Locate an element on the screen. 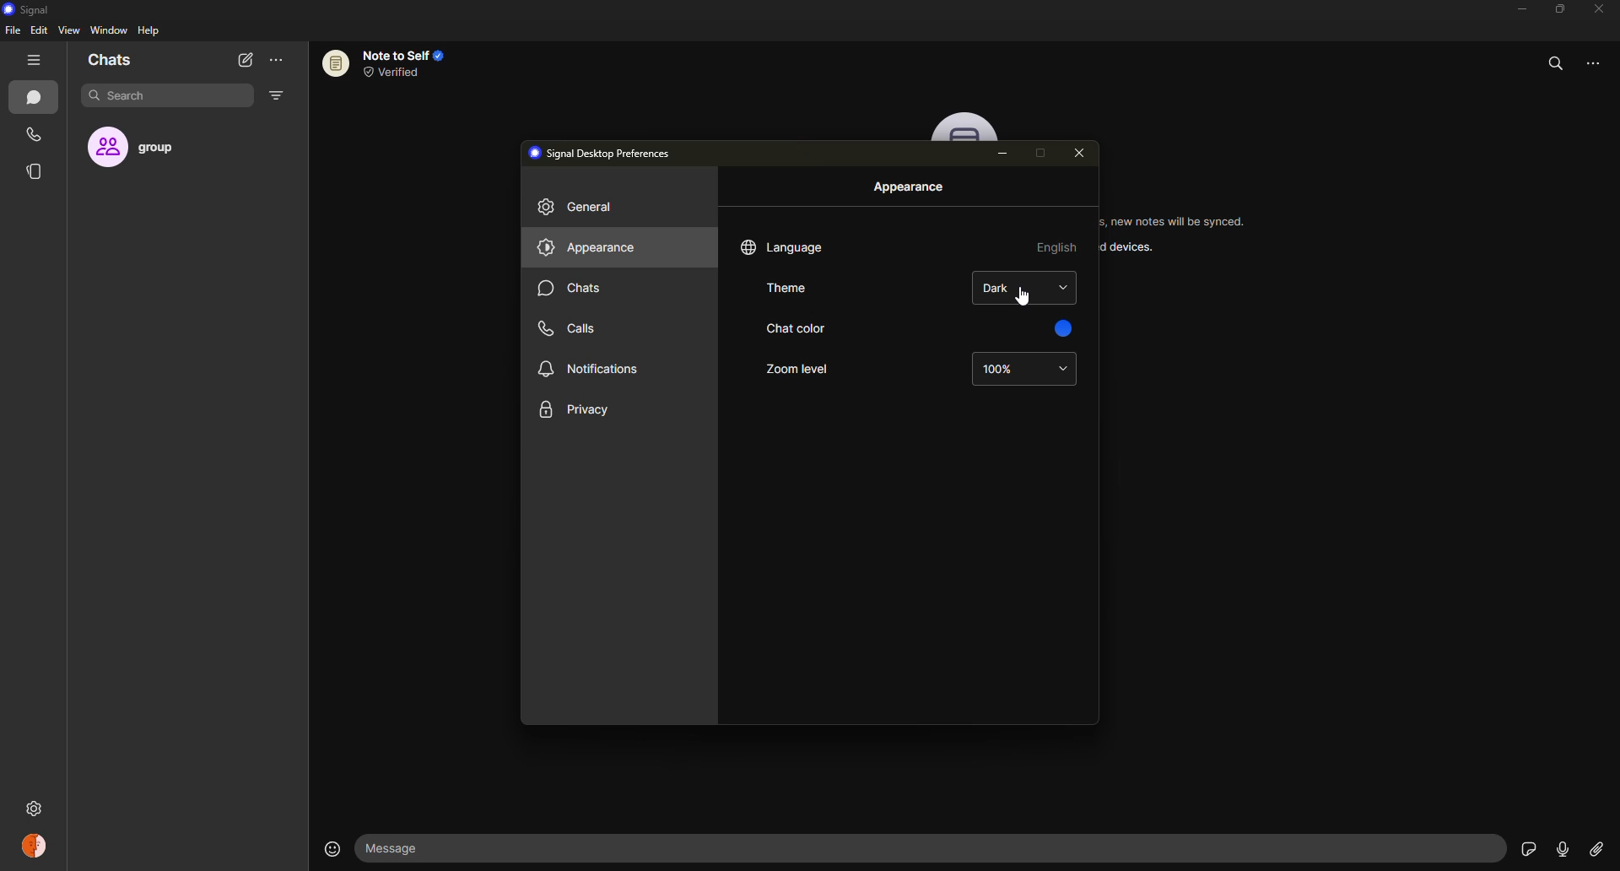  chats is located at coordinates (38, 99).